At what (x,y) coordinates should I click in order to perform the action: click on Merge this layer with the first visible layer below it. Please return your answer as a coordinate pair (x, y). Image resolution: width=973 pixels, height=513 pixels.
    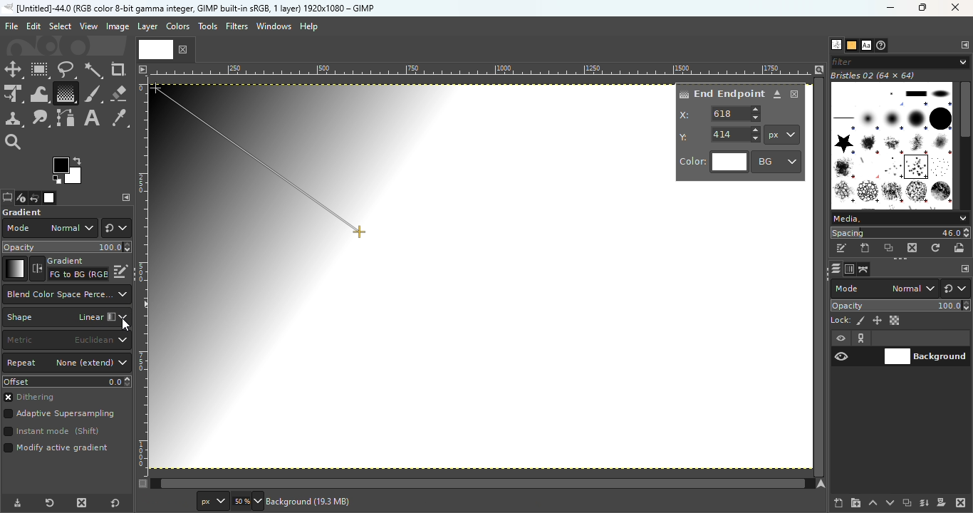
    Looking at the image, I should click on (925, 503).